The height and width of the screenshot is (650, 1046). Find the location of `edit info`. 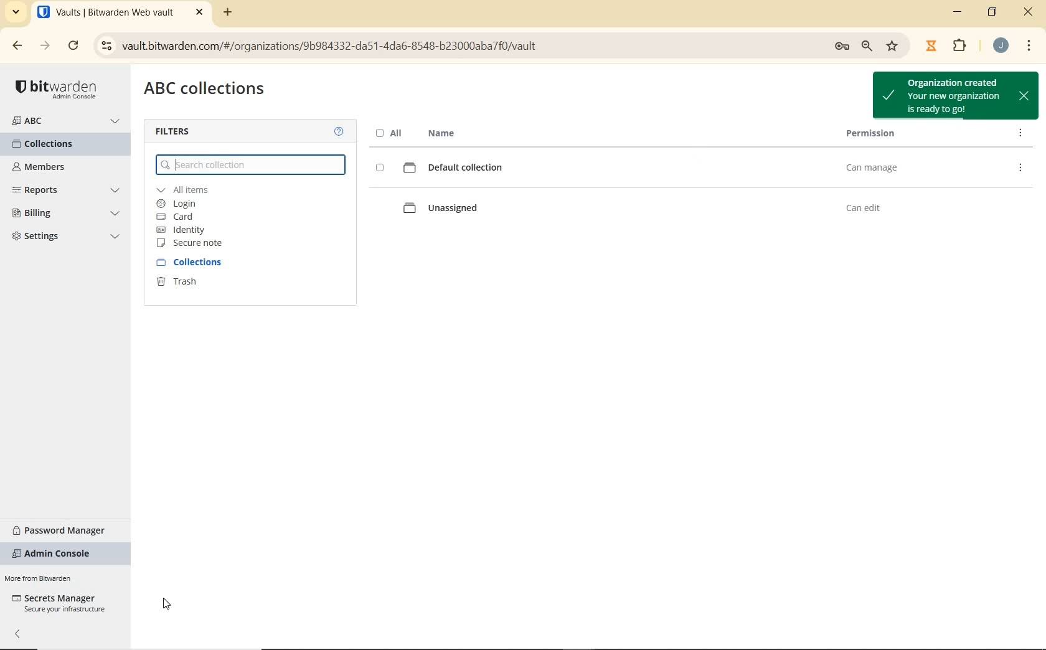

edit info is located at coordinates (1021, 167).